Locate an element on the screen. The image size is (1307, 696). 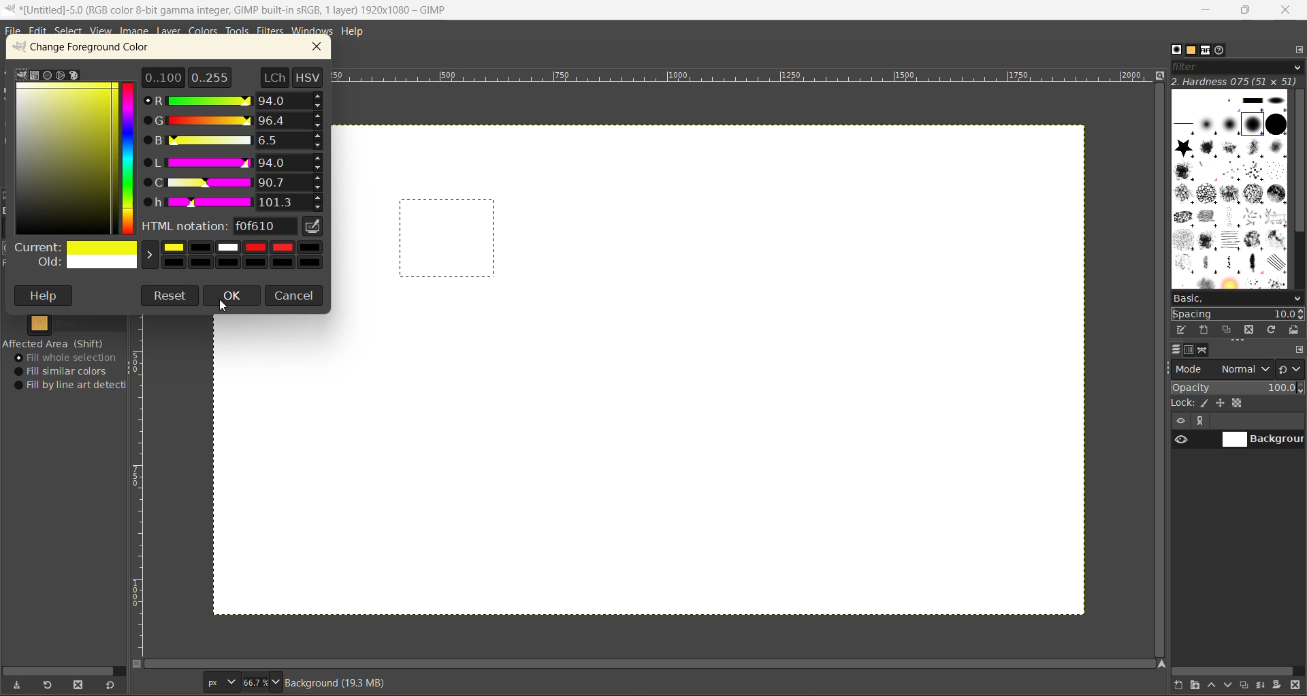
ok is located at coordinates (233, 297).